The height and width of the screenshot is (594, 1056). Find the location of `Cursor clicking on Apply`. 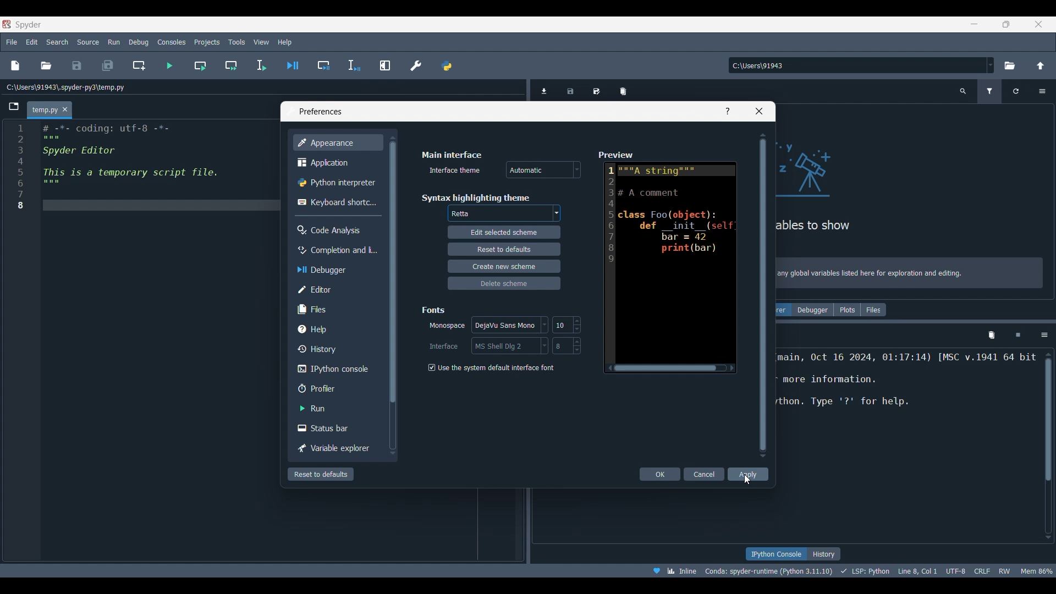

Cursor clicking on Apply is located at coordinates (747, 479).